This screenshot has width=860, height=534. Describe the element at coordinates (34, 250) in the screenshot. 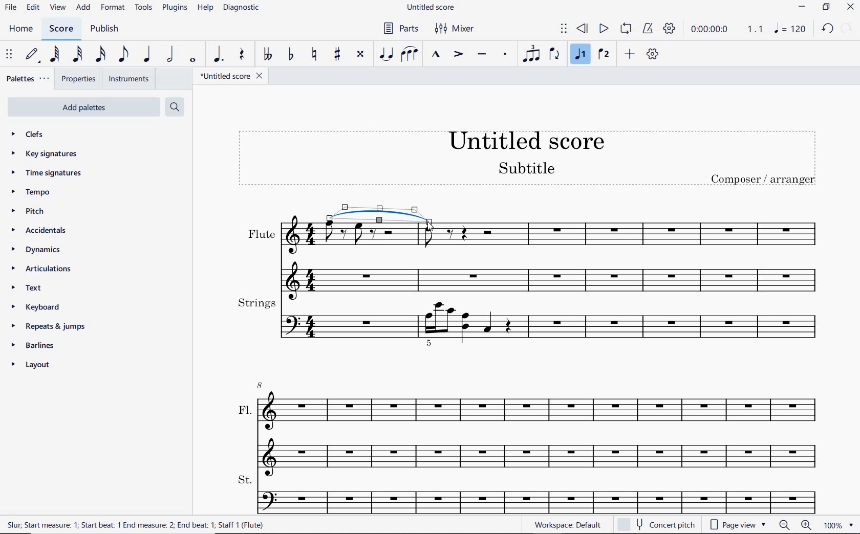

I see `dynamics` at that location.